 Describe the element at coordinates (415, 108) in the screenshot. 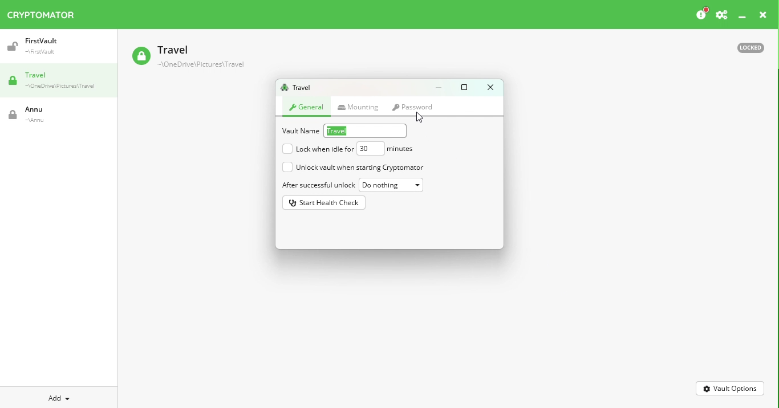

I see `mouse on Password` at that location.